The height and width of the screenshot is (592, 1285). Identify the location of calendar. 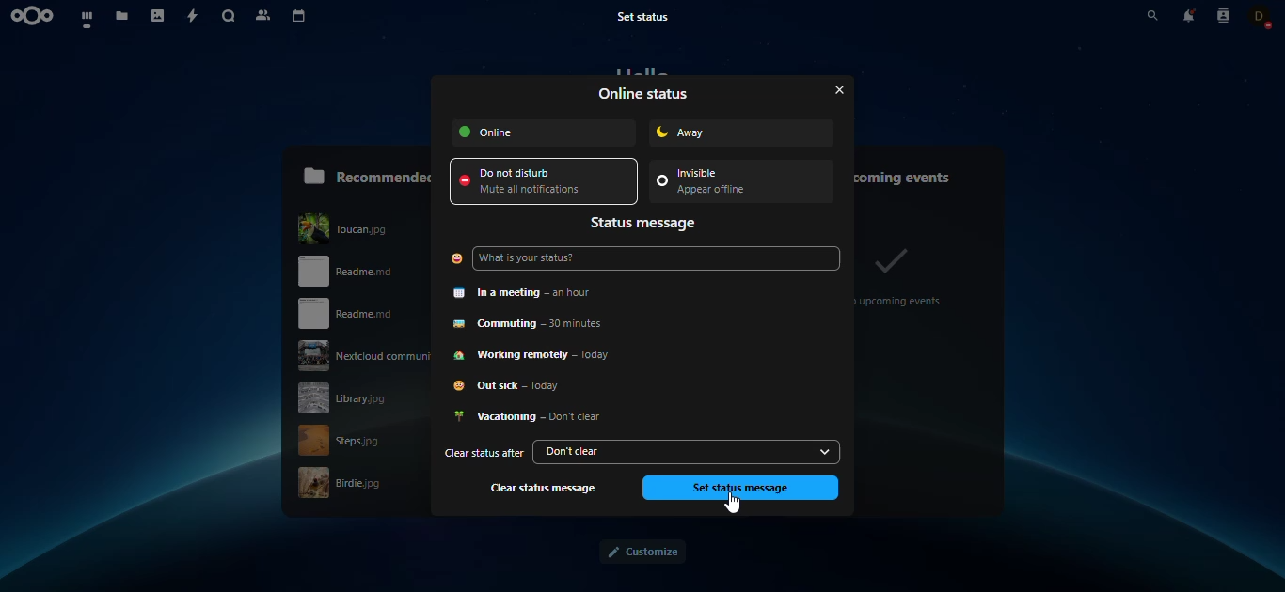
(300, 17).